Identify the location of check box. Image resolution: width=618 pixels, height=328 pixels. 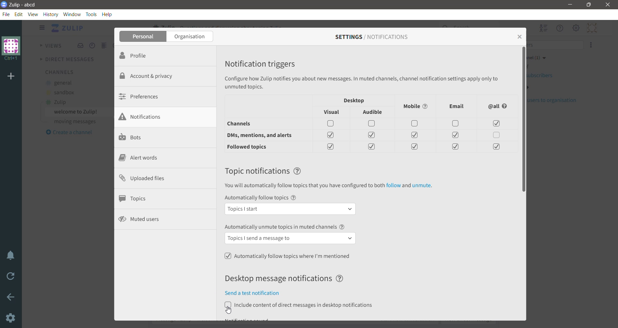
(332, 134).